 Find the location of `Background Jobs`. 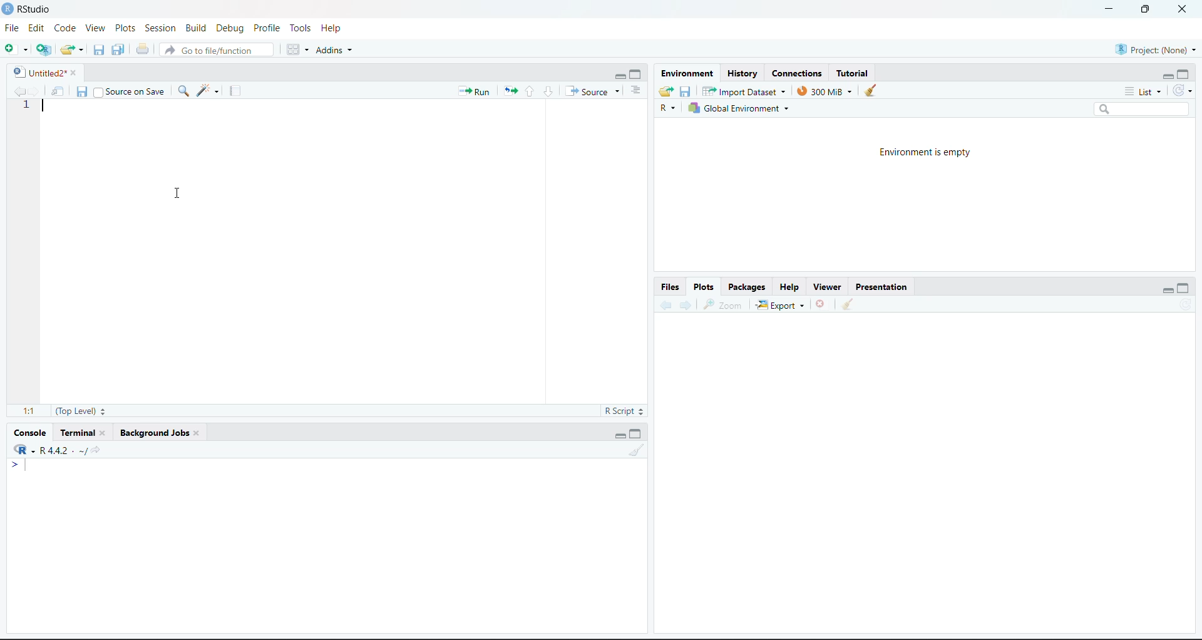

Background Jobs is located at coordinates (160, 433).